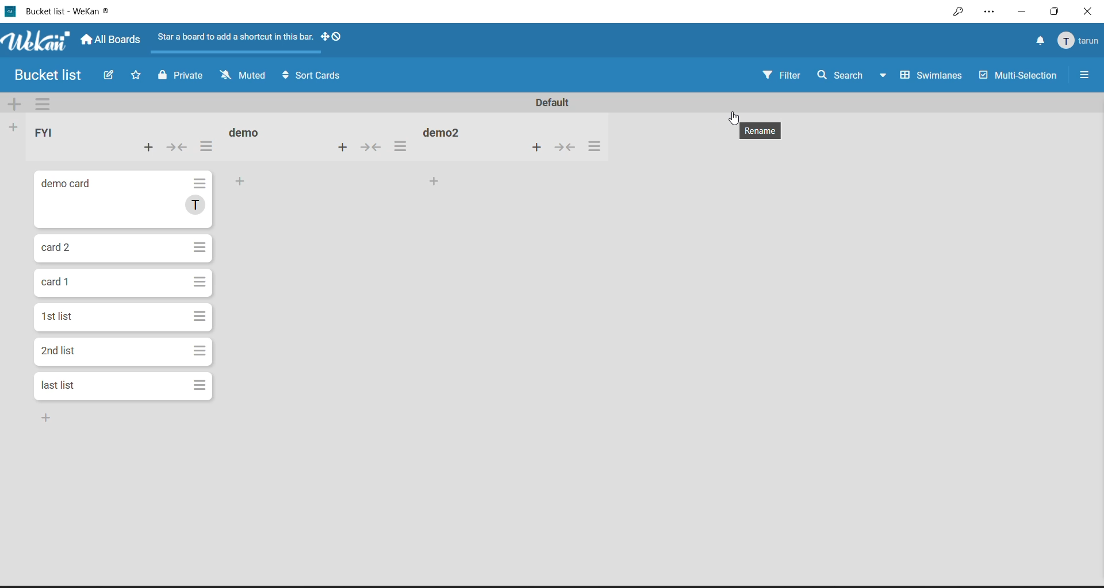 This screenshot has width=1104, height=588. Describe the element at coordinates (1018, 75) in the screenshot. I see `multi selection` at that location.